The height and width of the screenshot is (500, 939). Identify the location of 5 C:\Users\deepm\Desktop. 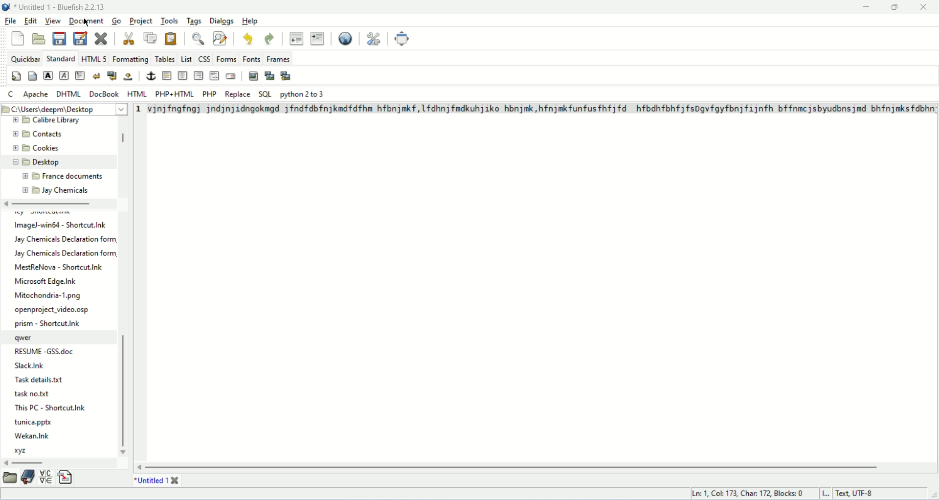
(52, 108).